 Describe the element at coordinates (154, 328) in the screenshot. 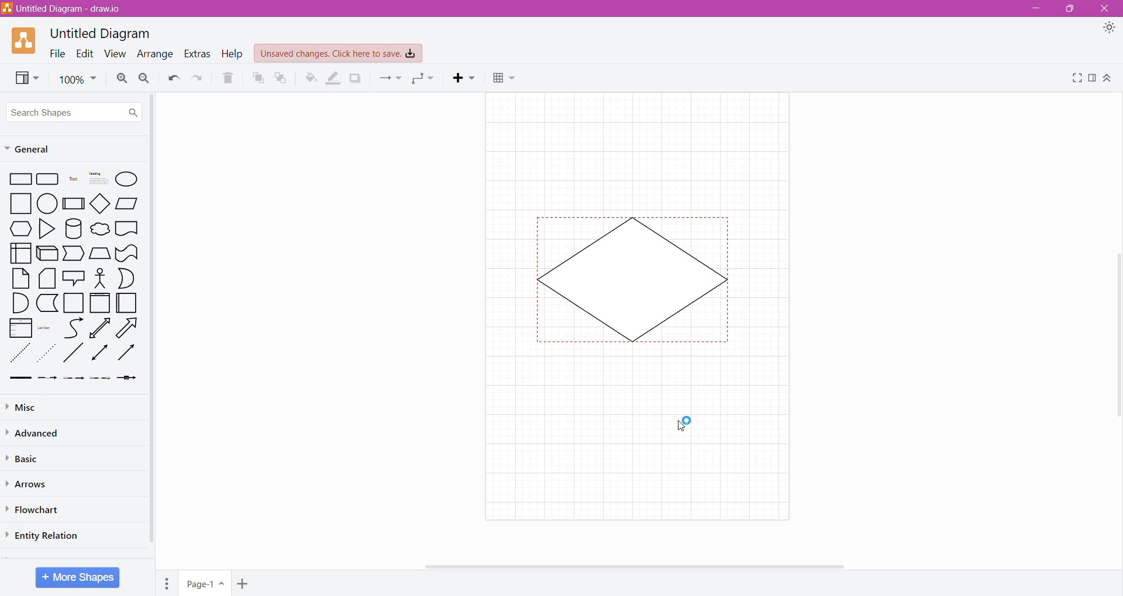

I see `Vertical Scroll Bar` at that location.